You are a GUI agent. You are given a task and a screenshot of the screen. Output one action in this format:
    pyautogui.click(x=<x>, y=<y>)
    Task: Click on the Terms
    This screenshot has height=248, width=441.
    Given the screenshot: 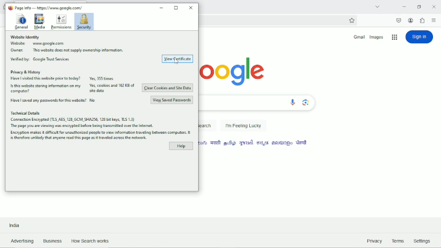 What is the action you would take?
    pyautogui.click(x=399, y=241)
    